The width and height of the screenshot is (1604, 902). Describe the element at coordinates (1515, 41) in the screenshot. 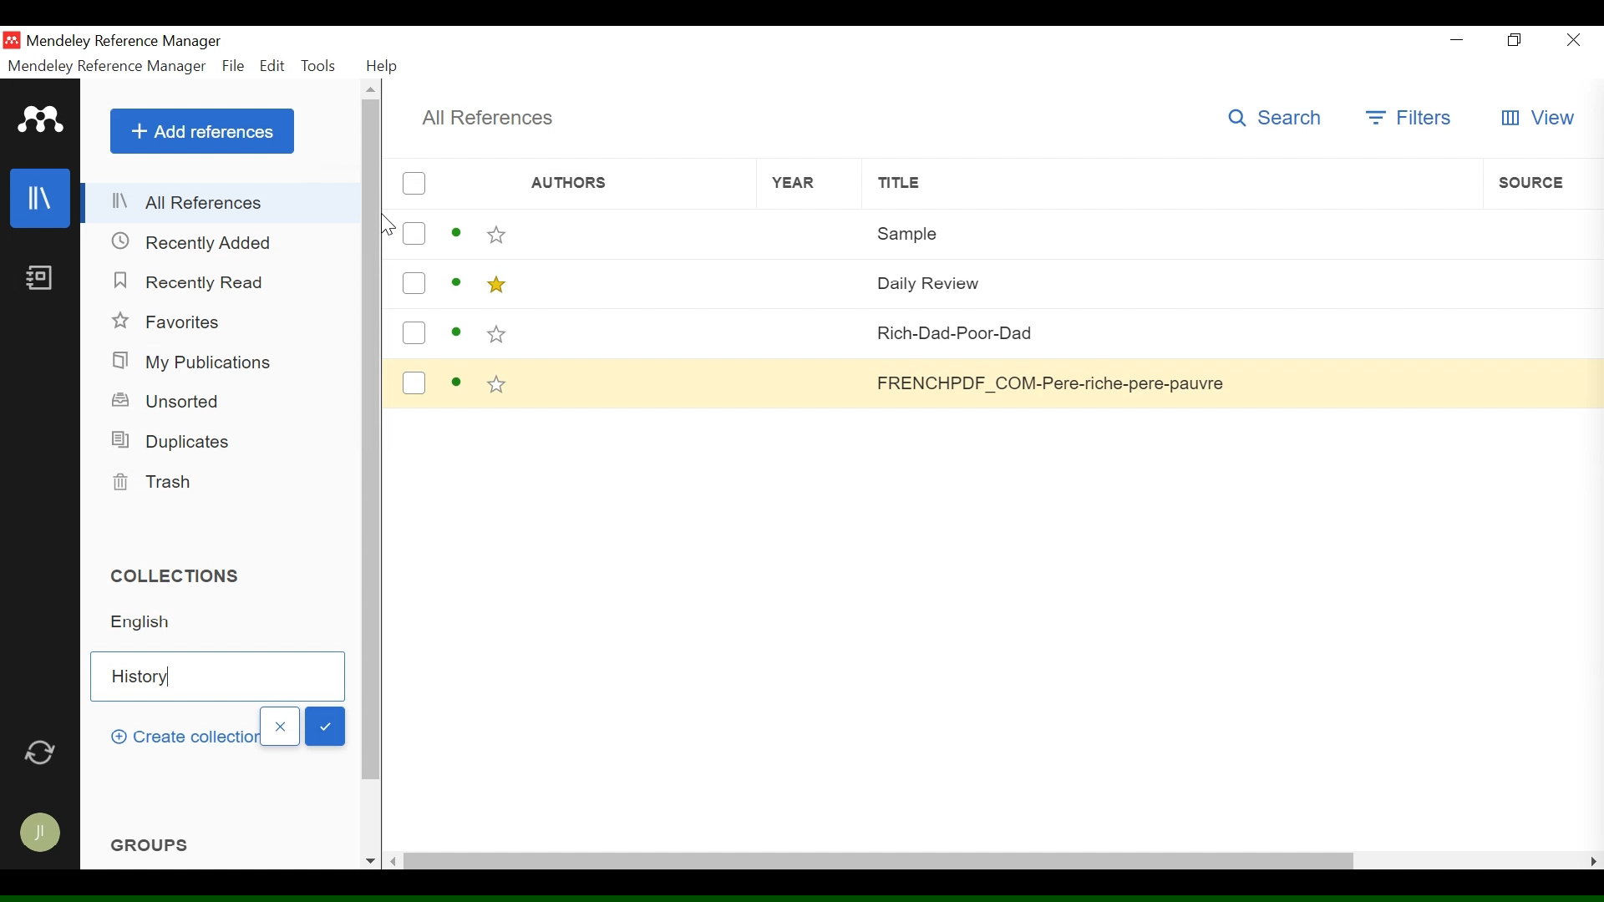

I see `Restore` at that location.